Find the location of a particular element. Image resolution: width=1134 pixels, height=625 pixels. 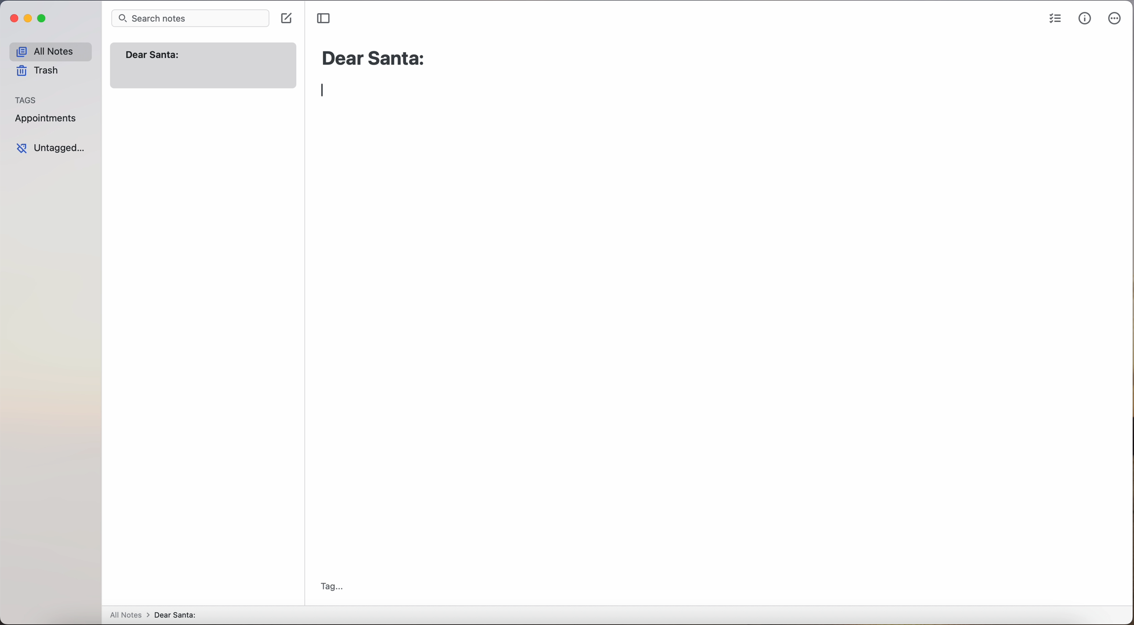

note is located at coordinates (203, 66).